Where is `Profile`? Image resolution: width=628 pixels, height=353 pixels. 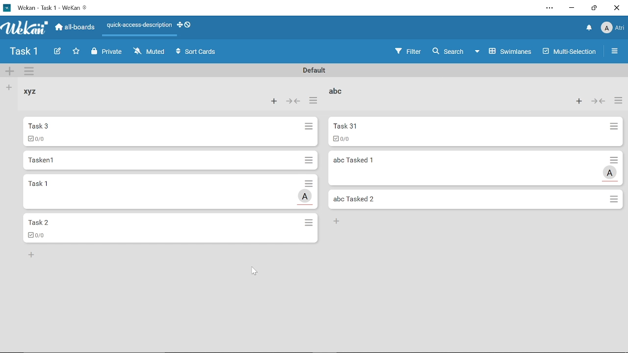 Profile is located at coordinates (612, 29).